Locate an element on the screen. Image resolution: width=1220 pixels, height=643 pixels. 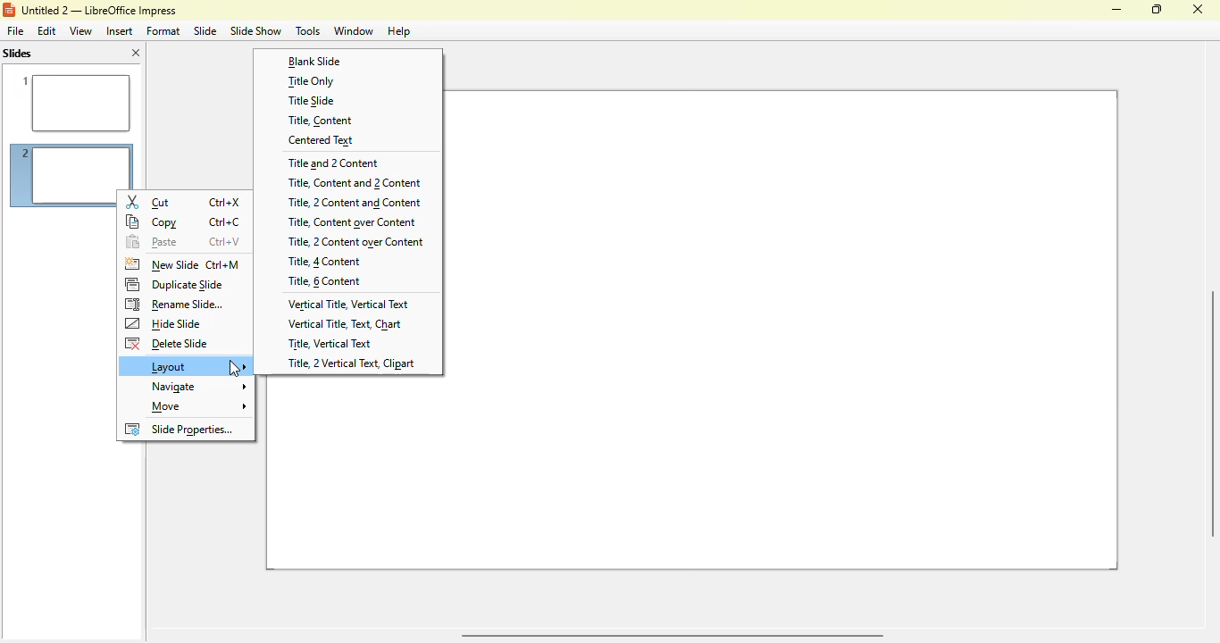
verical scroll bar is located at coordinates (1208, 413).